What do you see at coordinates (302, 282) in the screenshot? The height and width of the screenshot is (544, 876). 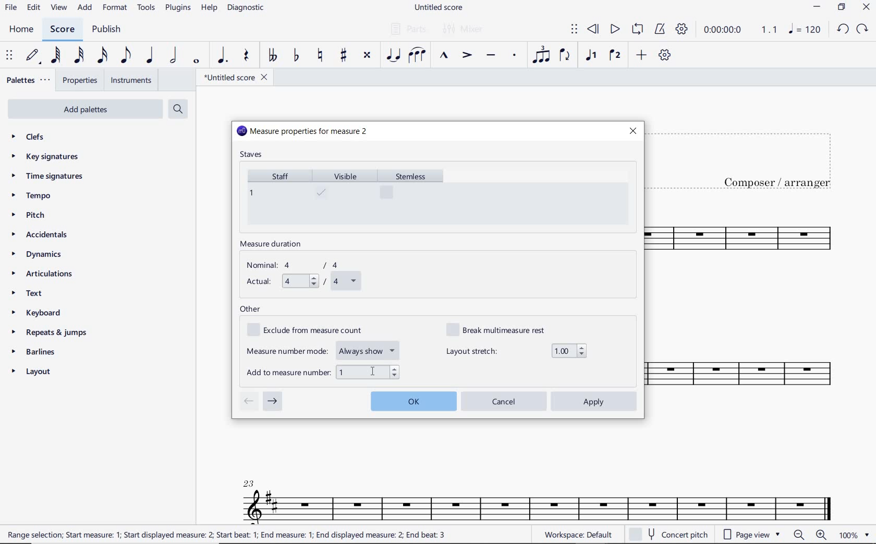 I see `actual` at bounding box center [302, 282].